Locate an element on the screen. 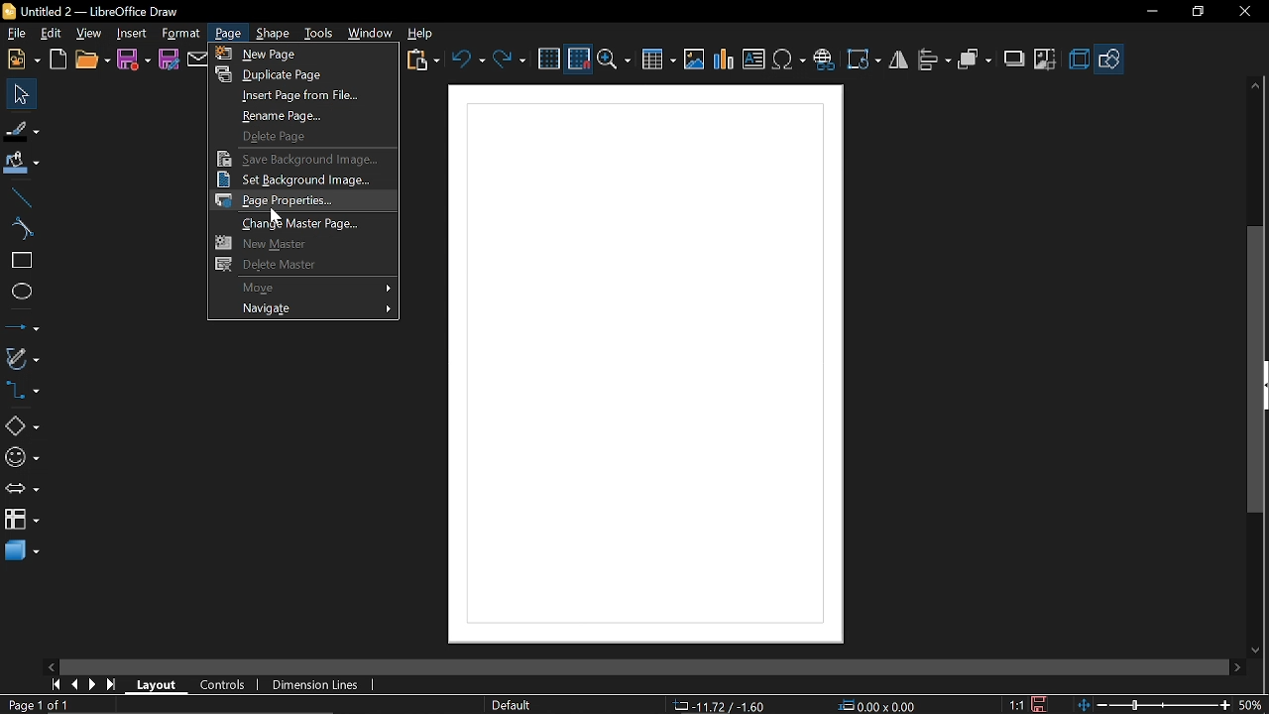 Image resolution: width=1269 pixels, height=714 pixels. Window is located at coordinates (371, 35).